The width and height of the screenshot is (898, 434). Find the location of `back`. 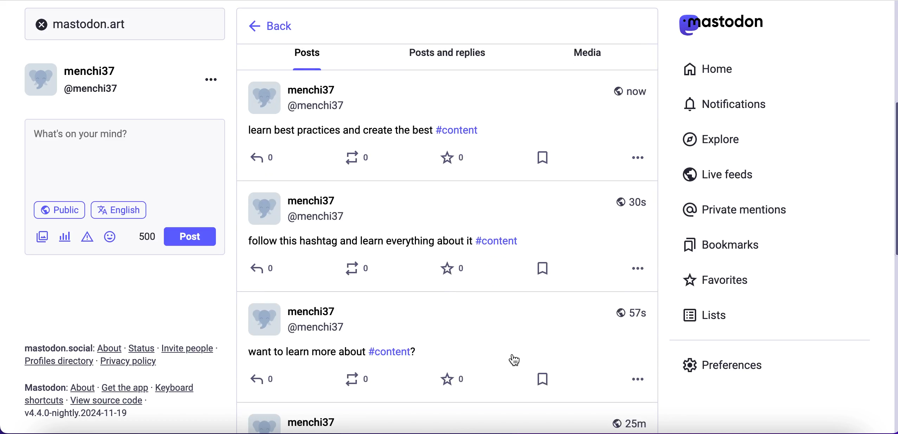

back is located at coordinates (280, 27).